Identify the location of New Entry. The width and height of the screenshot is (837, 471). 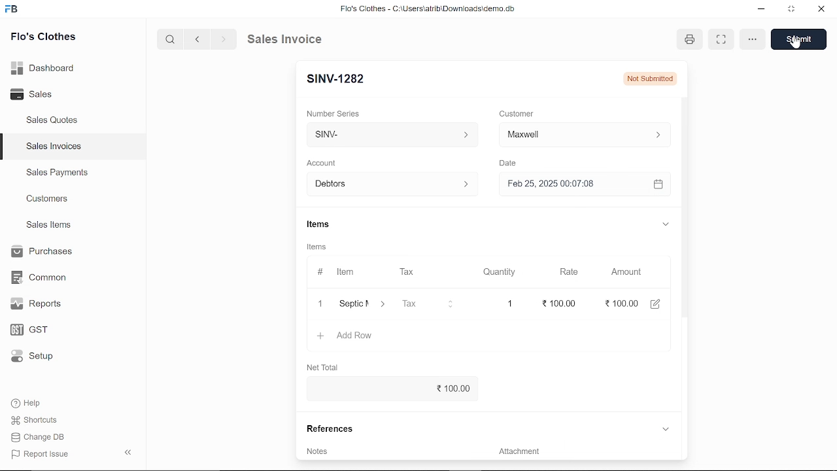
(337, 80).